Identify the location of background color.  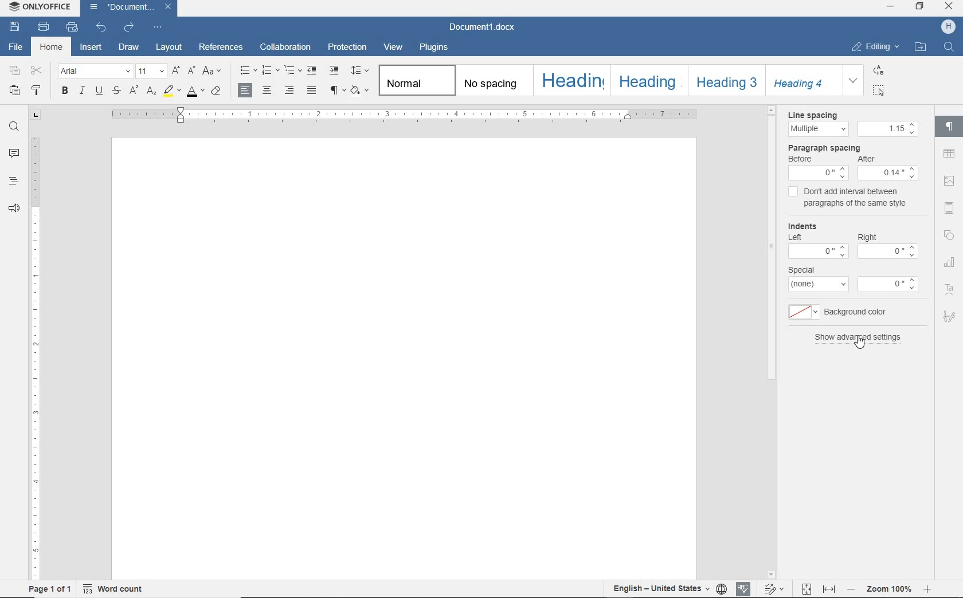
(850, 313).